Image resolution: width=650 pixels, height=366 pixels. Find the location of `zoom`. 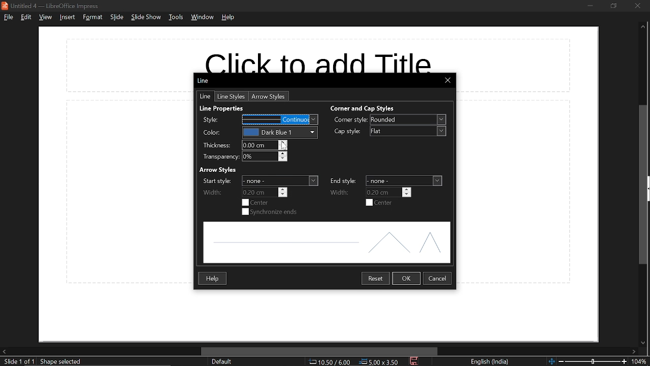

zoom is located at coordinates (641, 362).